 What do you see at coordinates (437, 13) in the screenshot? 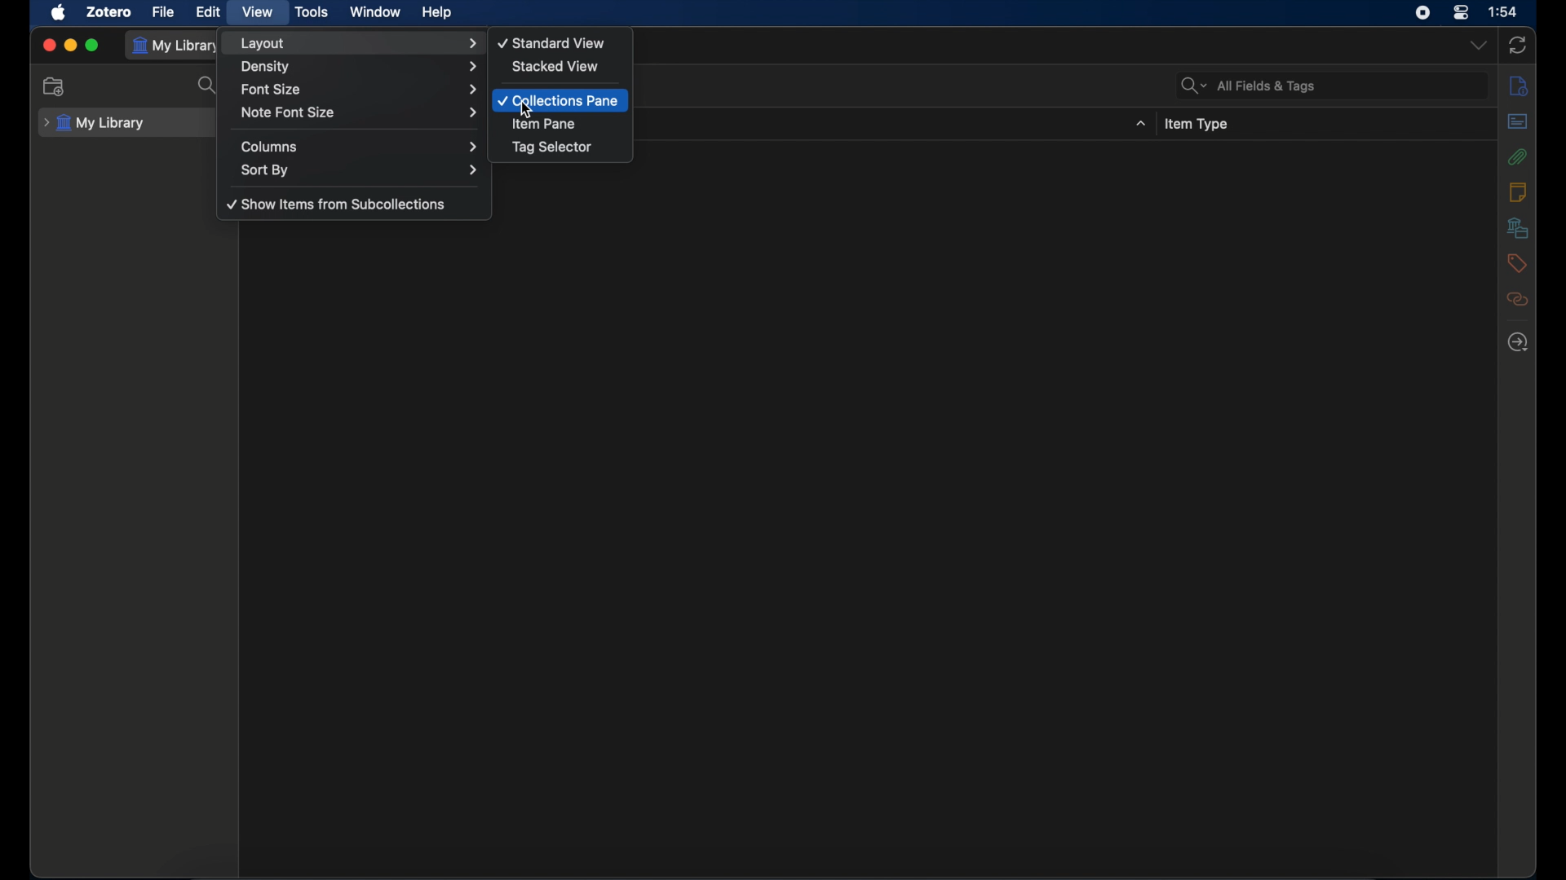
I see `help` at bounding box center [437, 13].